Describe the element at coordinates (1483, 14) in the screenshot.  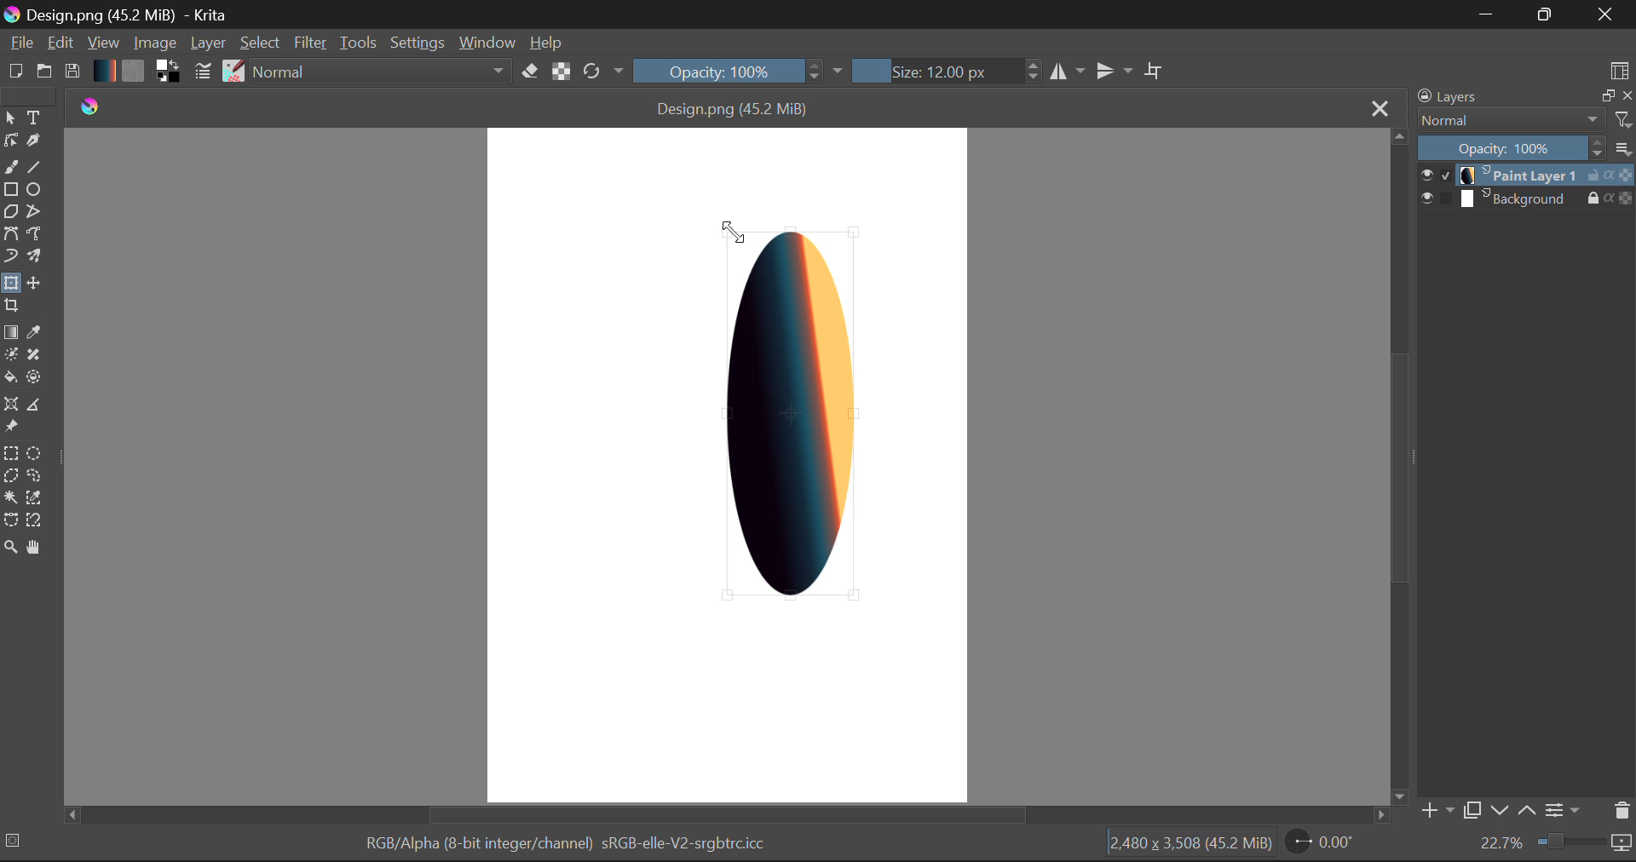
I see `Restore Down` at that location.